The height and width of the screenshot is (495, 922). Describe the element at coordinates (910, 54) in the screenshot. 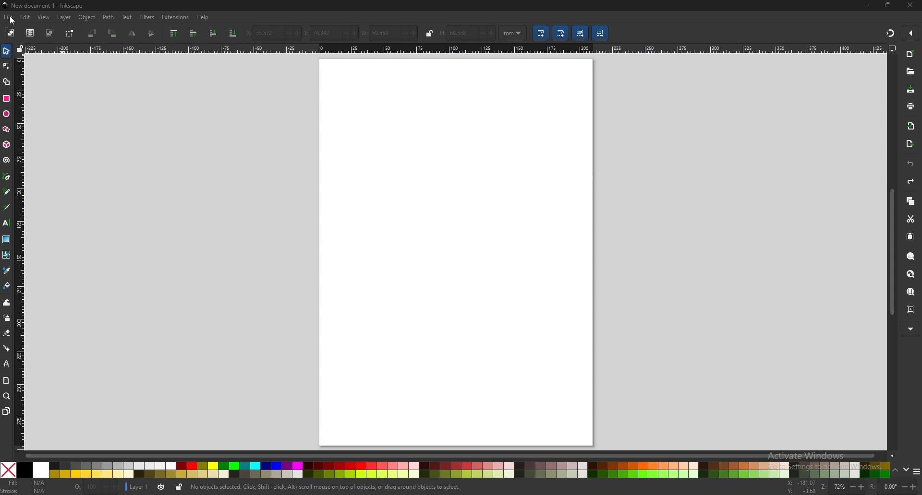

I see `new` at that location.